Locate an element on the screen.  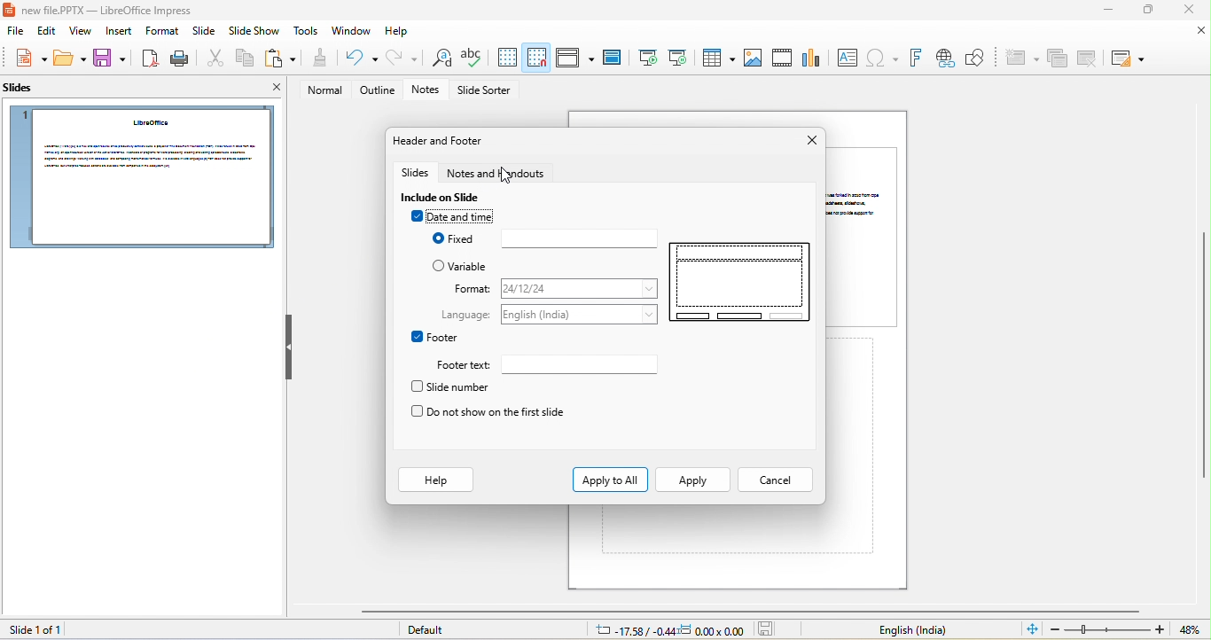
special character is located at coordinates (882, 59).